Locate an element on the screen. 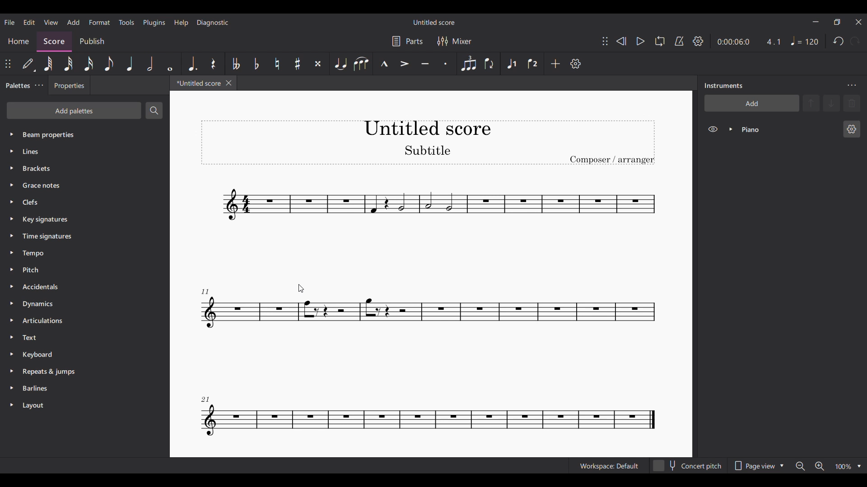 The width and height of the screenshot is (867, 487). Toggle natural is located at coordinates (277, 64).